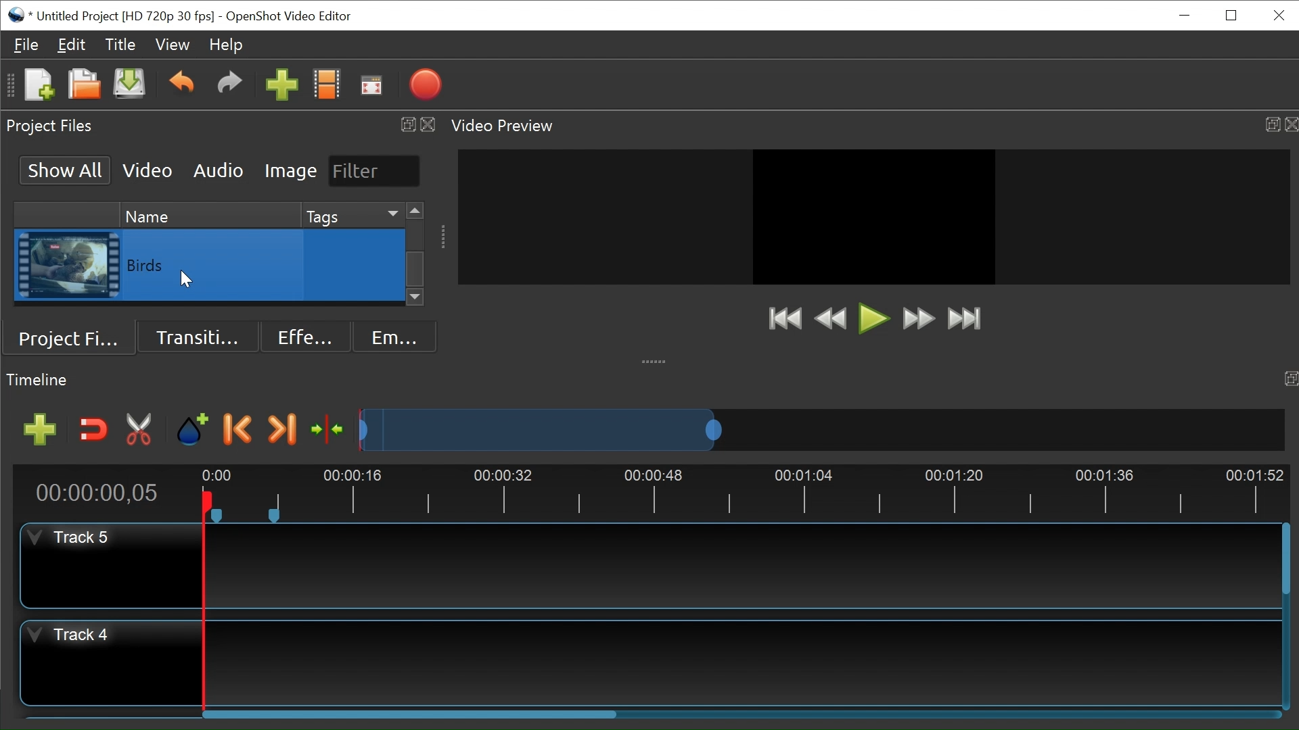 The height and width of the screenshot is (730, 1299). What do you see at coordinates (350, 214) in the screenshot?
I see `Tags` at bounding box center [350, 214].